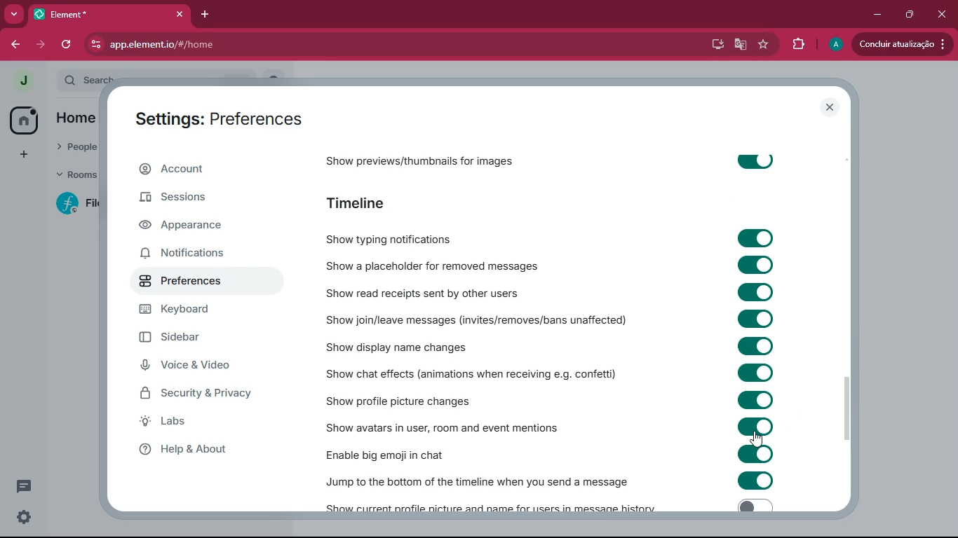 Image resolution: width=958 pixels, height=538 pixels. Describe the element at coordinates (67, 44) in the screenshot. I see `refresh` at that location.